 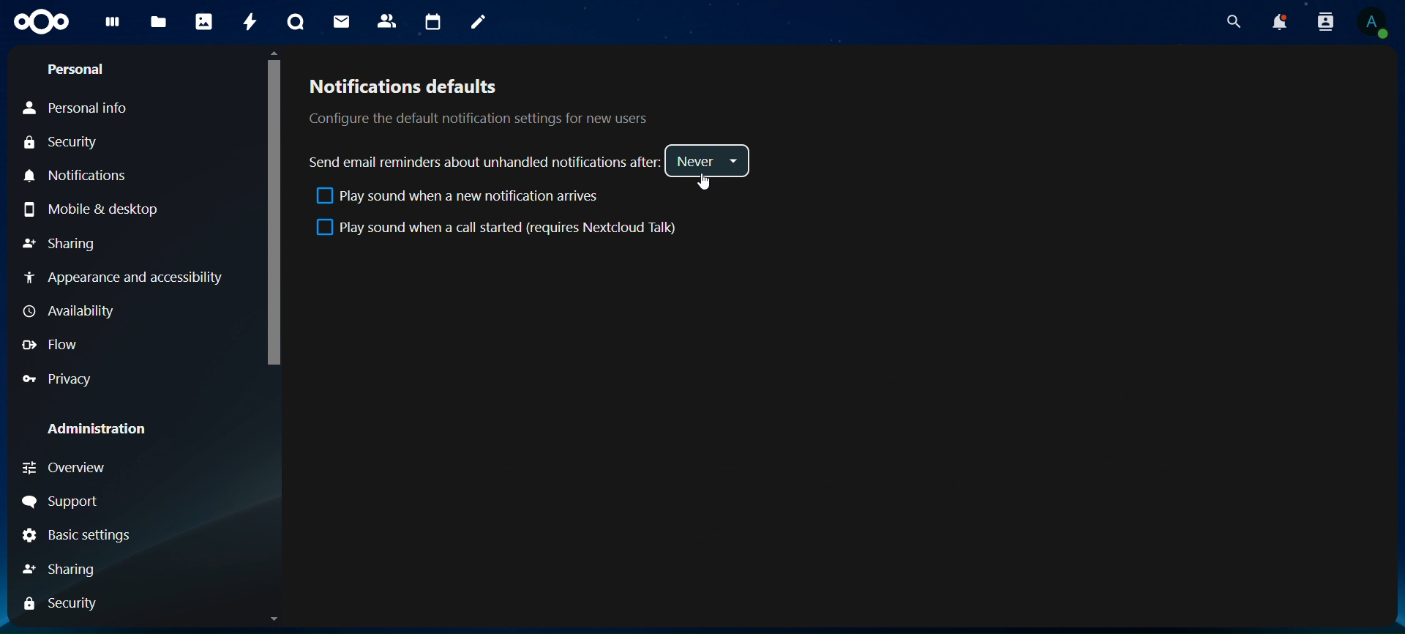 I want to click on Sharing, so click(x=61, y=570).